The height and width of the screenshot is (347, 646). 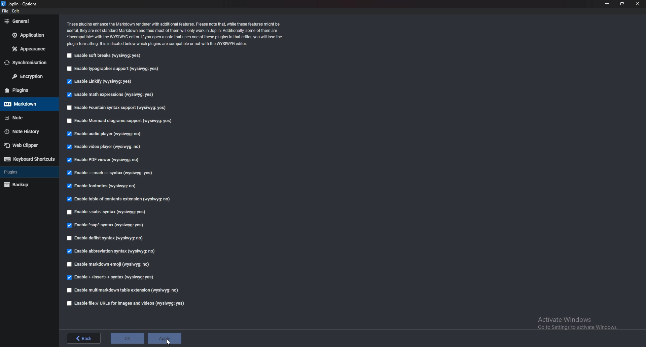 I want to click on Enable table of contents extension, so click(x=121, y=199).